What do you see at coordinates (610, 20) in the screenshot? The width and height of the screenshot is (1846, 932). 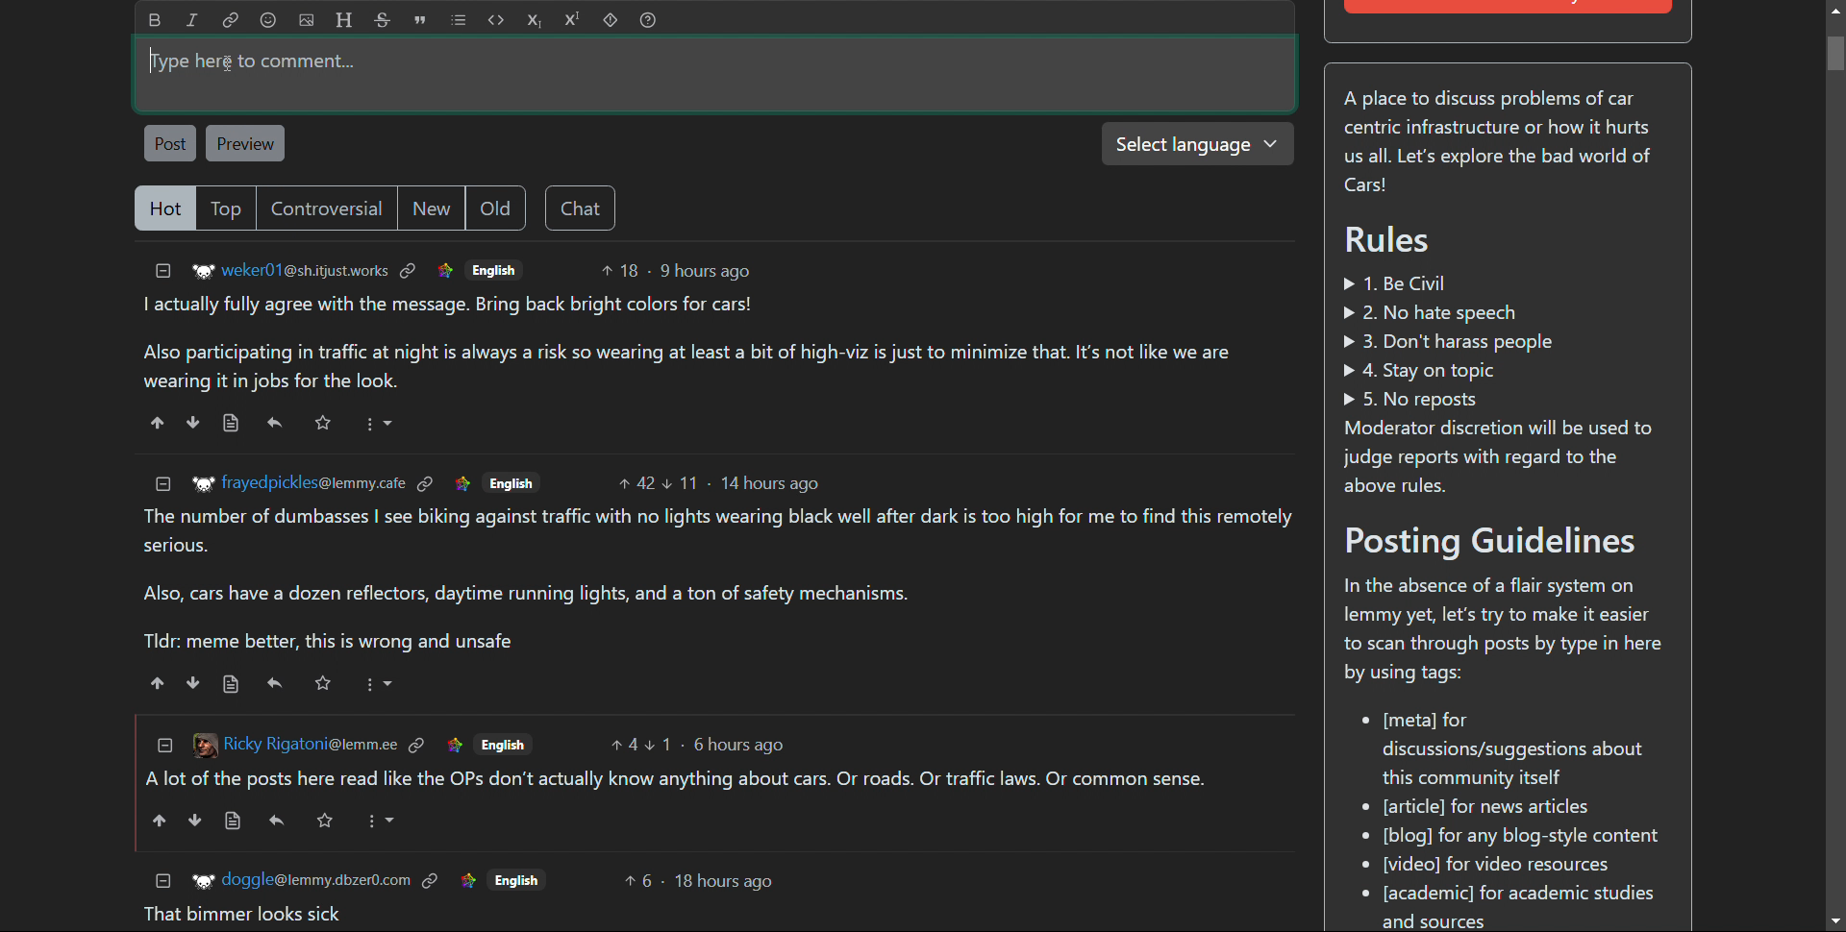 I see `spoiler` at bounding box center [610, 20].